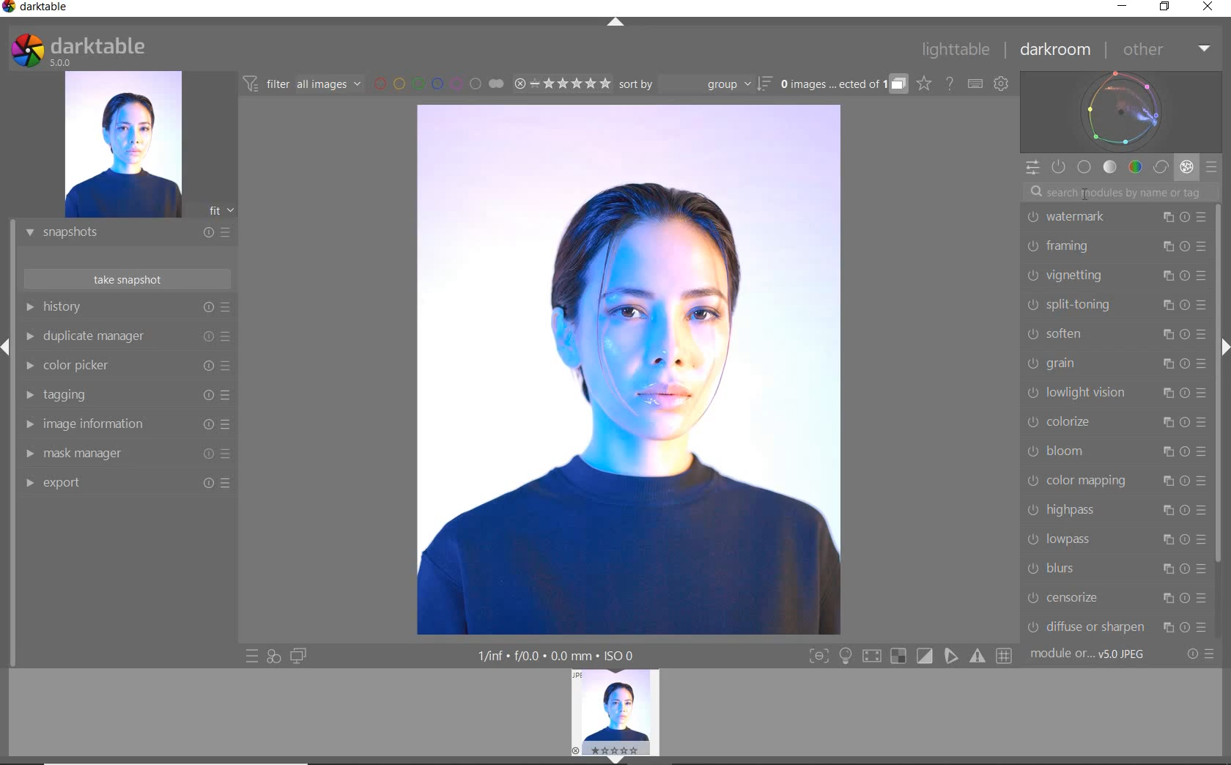 Image resolution: width=1231 pixels, height=765 pixels. What do you see at coordinates (1117, 363) in the screenshot?
I see `GRAIN` at bounding box center [1117, 363].